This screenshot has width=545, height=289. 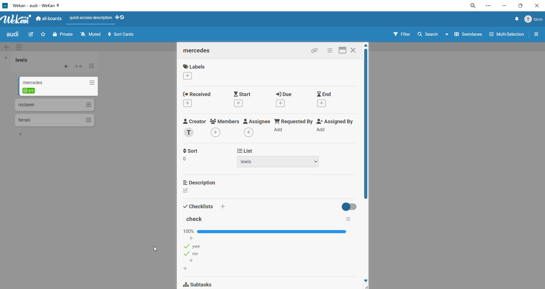 I want to click on settings, so click(x=488, y=7).